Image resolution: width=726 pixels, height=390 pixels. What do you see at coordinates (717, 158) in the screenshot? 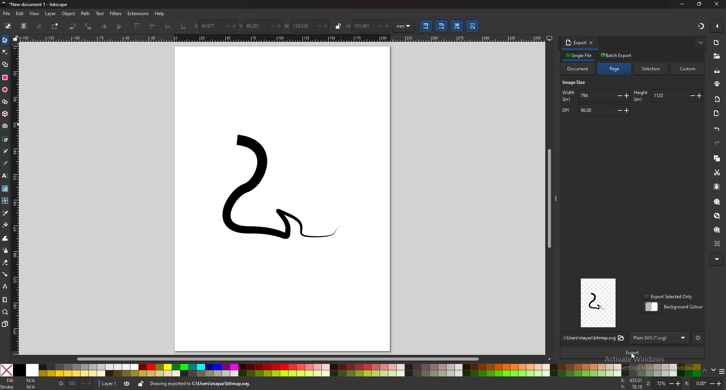
I see `copy` at bounding box center [717, 158].